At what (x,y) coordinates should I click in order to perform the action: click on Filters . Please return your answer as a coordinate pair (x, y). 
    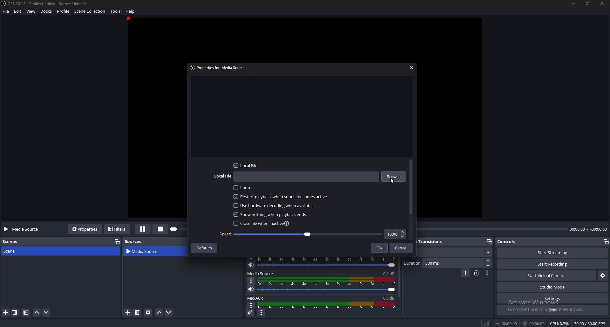
    Looking at the image, I should click on (118, 229).